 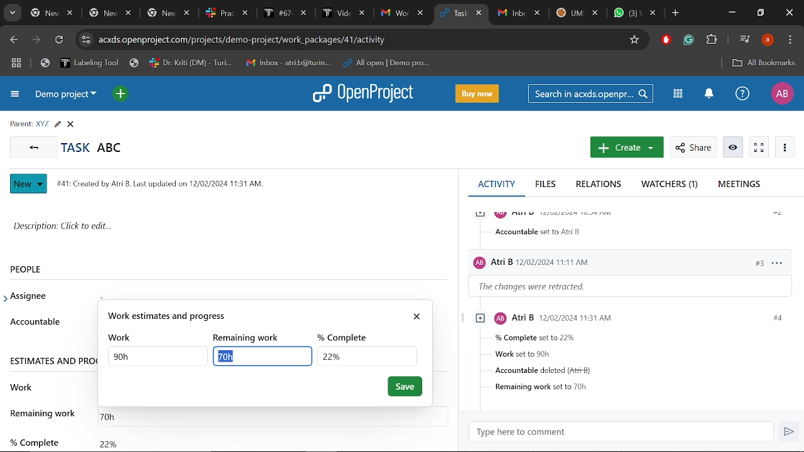 What do you see at coordinates (14, 14) in the screenshot?
I see `Search tabs` at bounding box center [14, 14].